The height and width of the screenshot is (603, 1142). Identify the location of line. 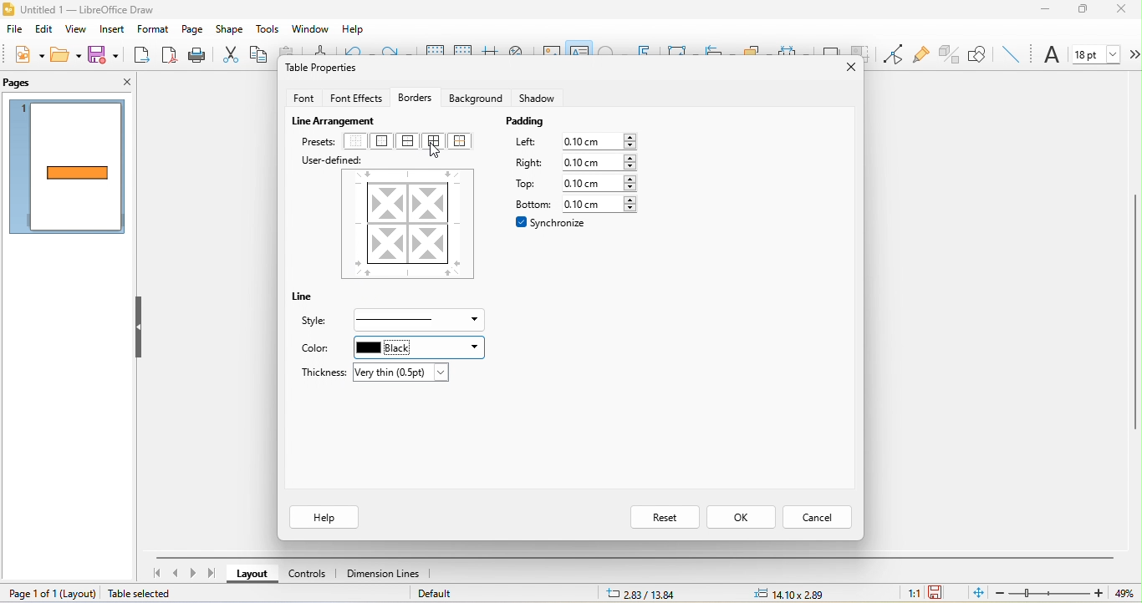
(308, 298).